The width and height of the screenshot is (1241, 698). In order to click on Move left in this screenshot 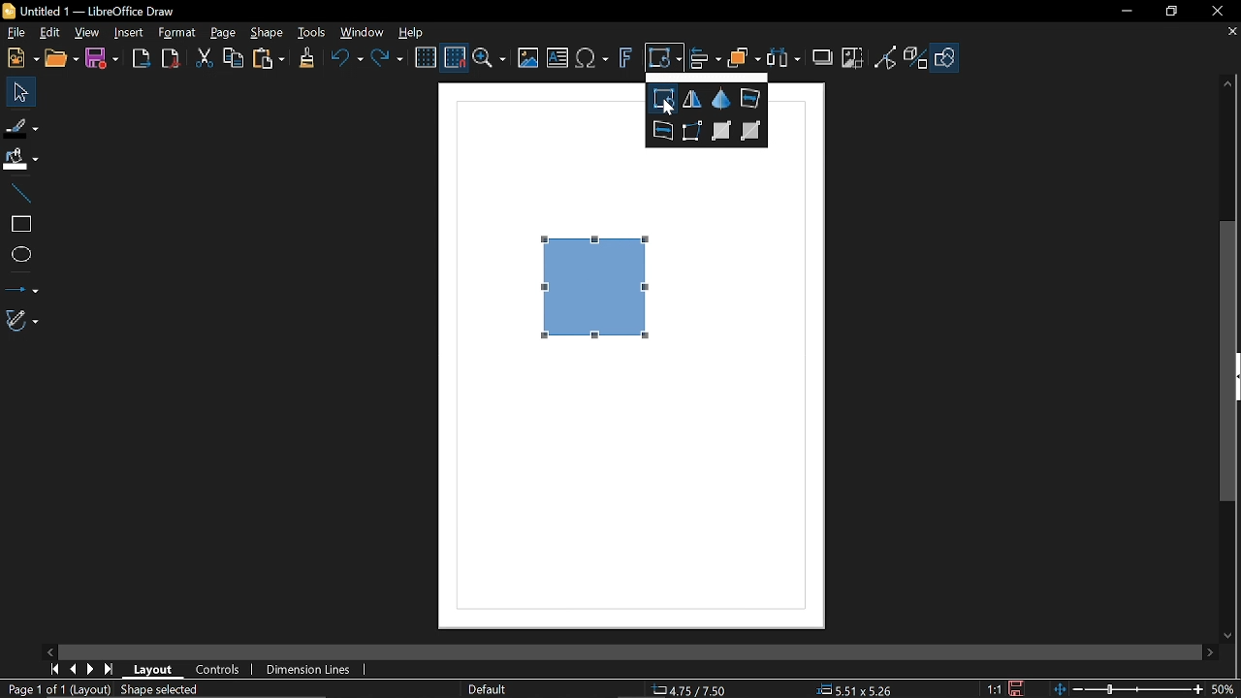, I will do `click(50, 651)`.